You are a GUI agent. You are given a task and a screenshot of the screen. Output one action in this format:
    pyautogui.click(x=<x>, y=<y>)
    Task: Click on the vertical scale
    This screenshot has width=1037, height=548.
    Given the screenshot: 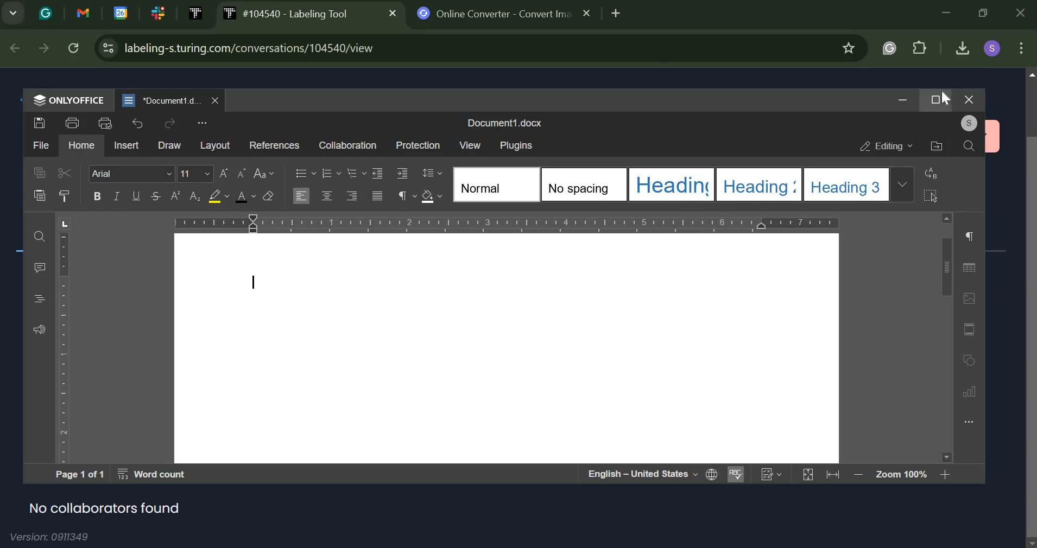 What is the action you would take?
    pyautogui.click(x=65, y=340)
    